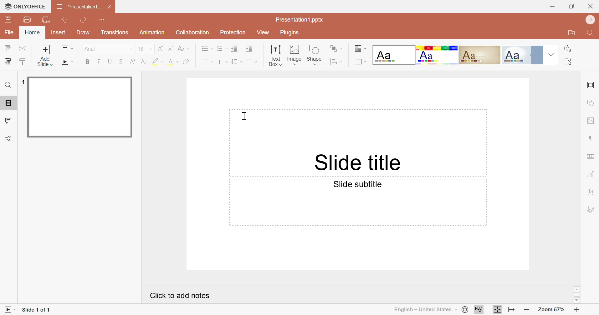  I want to click on File, so click(10, 33).